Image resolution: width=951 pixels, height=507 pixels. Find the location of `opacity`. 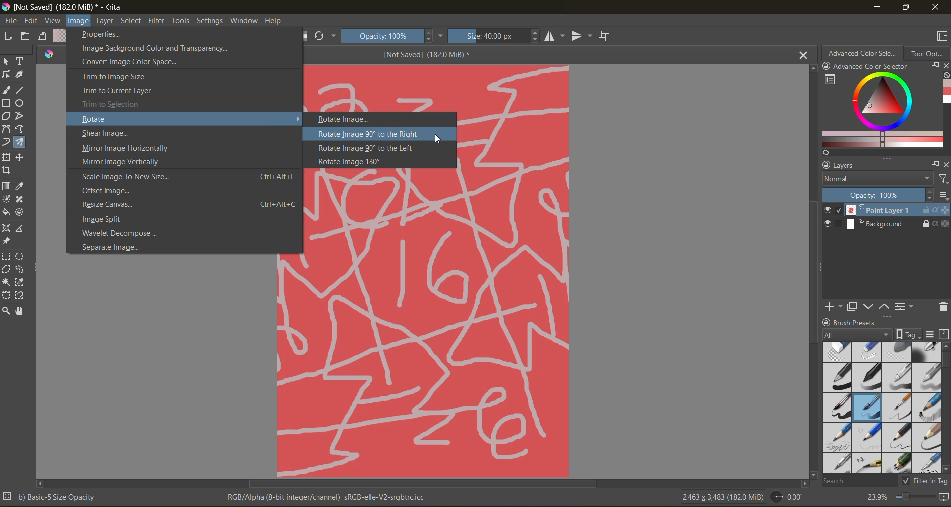

opacity is located at coordinates (876, 195).